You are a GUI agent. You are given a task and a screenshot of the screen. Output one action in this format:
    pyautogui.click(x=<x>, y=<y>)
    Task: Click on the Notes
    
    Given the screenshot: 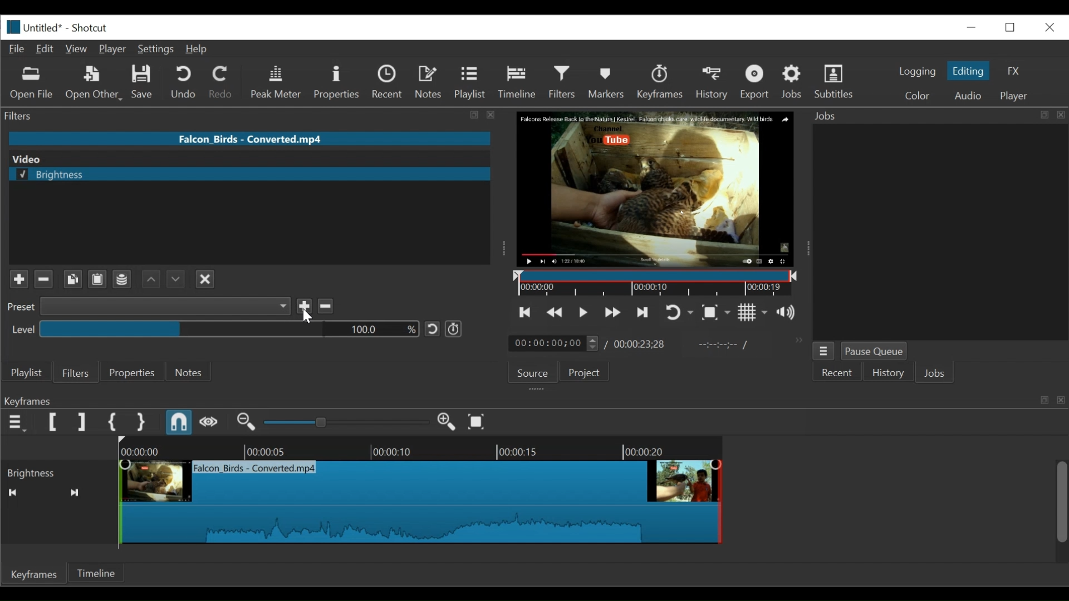 What is the action you would take?
    pyautogui.click(x=429, y=82)
    